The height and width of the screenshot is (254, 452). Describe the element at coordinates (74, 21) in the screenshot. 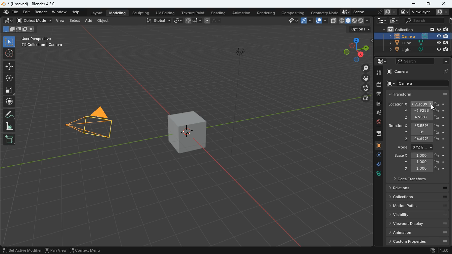

I see `select` at that location.